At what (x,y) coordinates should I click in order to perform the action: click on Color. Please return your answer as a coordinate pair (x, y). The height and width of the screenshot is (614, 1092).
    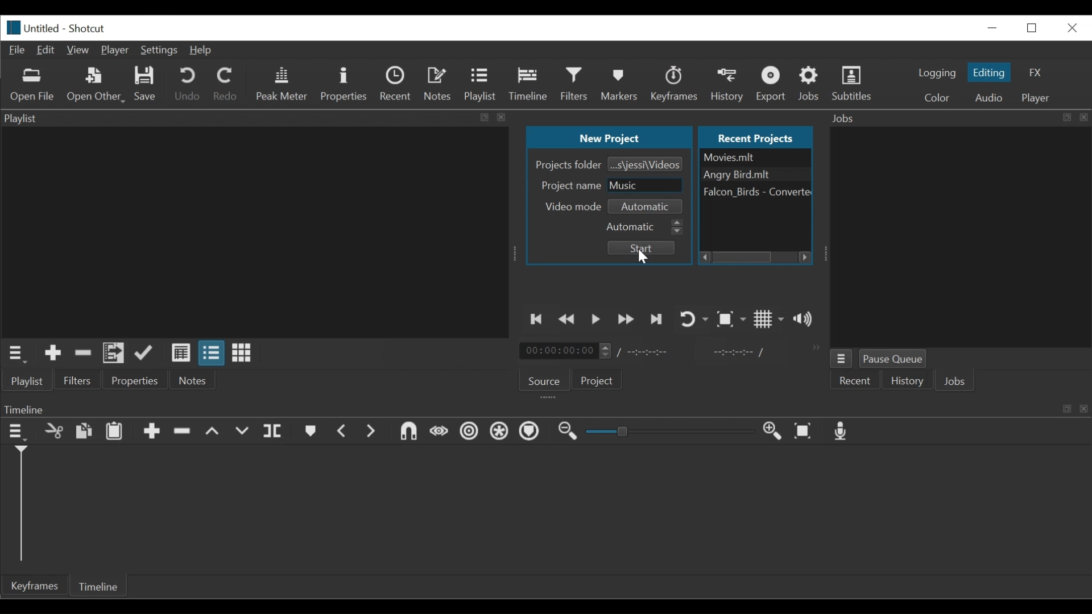
    Looking at the image, I should click on (937, 97).